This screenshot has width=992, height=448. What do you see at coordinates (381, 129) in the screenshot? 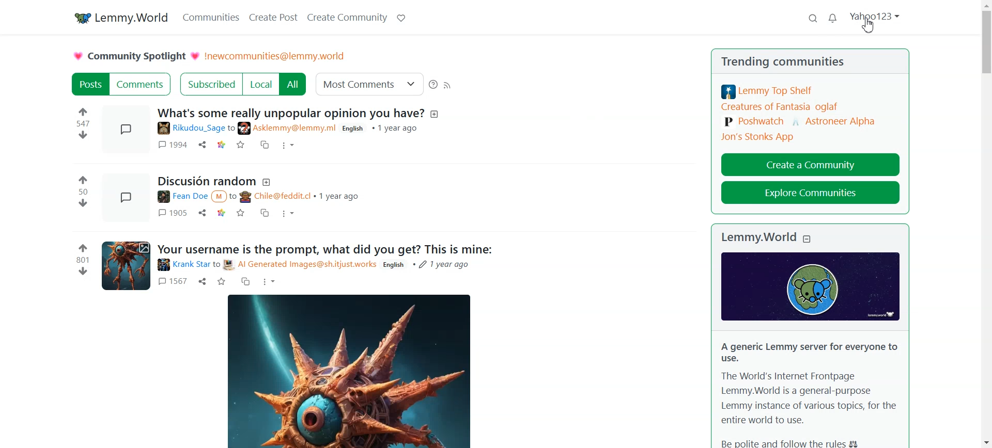
I see `English  1 year ago` at bounding box center [381, 129].